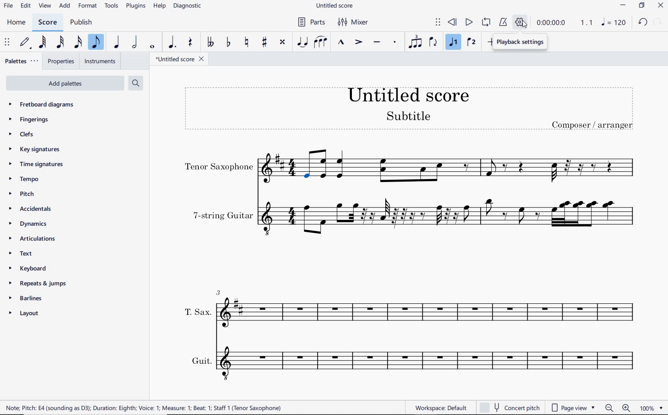 The height and width of the screenshot is (415, 668). Describe the element at coordinates (302, 43) in the screenshot. I see `TIE` at that location.